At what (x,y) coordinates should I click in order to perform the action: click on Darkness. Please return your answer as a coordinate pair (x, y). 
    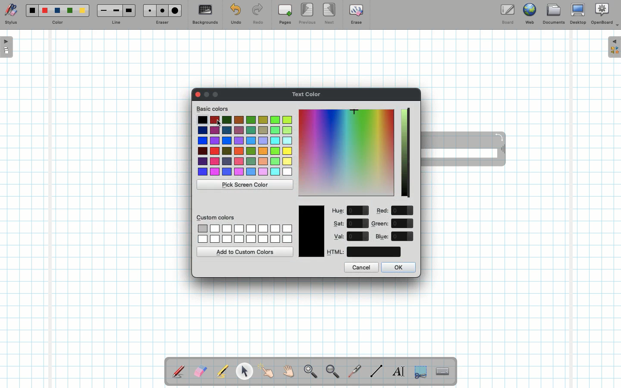
    Looking at the image, I should click on (408, 153).